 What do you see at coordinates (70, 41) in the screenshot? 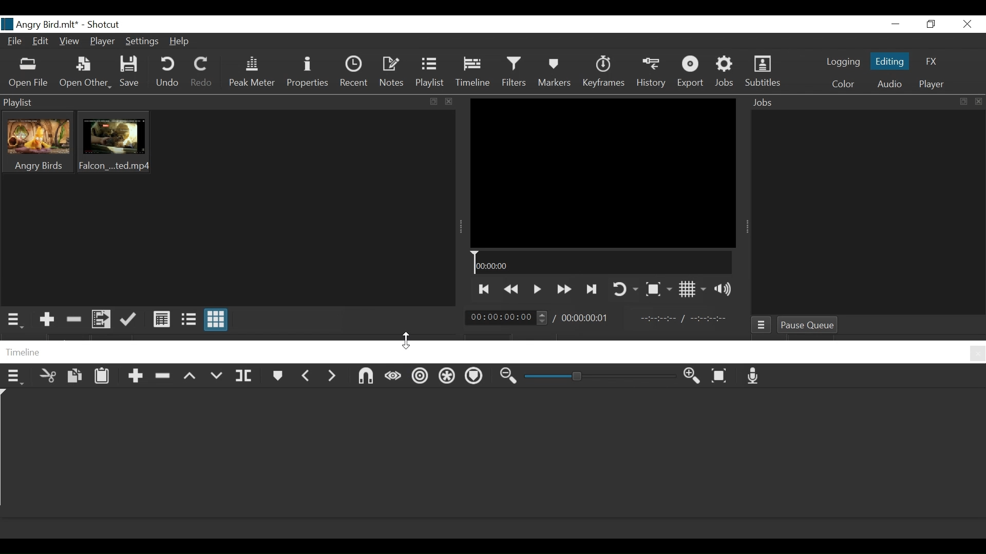
I see `View` at bounding box center [70, 41].